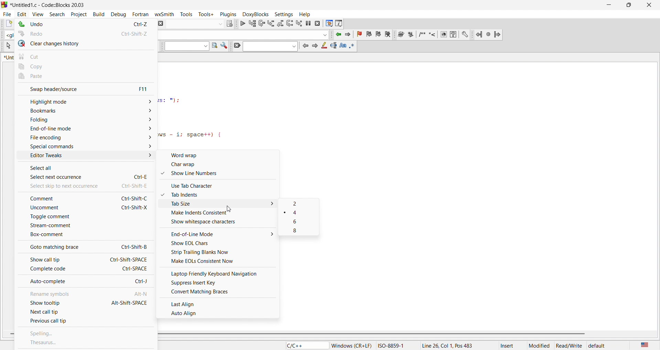 Image resolution: width=660 pixels, height=350 pixels. Describe the element at coordinates (570, 345) in the screenshot. I see `read/write` at that location.